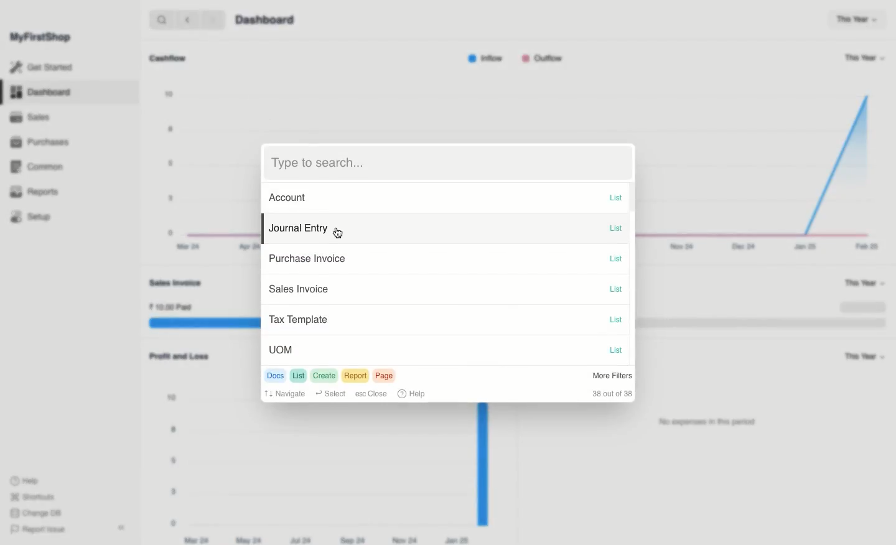 The width and height of the screenshot is (896, 545). Describe the element at coordinates (856, 19) in the screenshot. I see `This Year` at that location.